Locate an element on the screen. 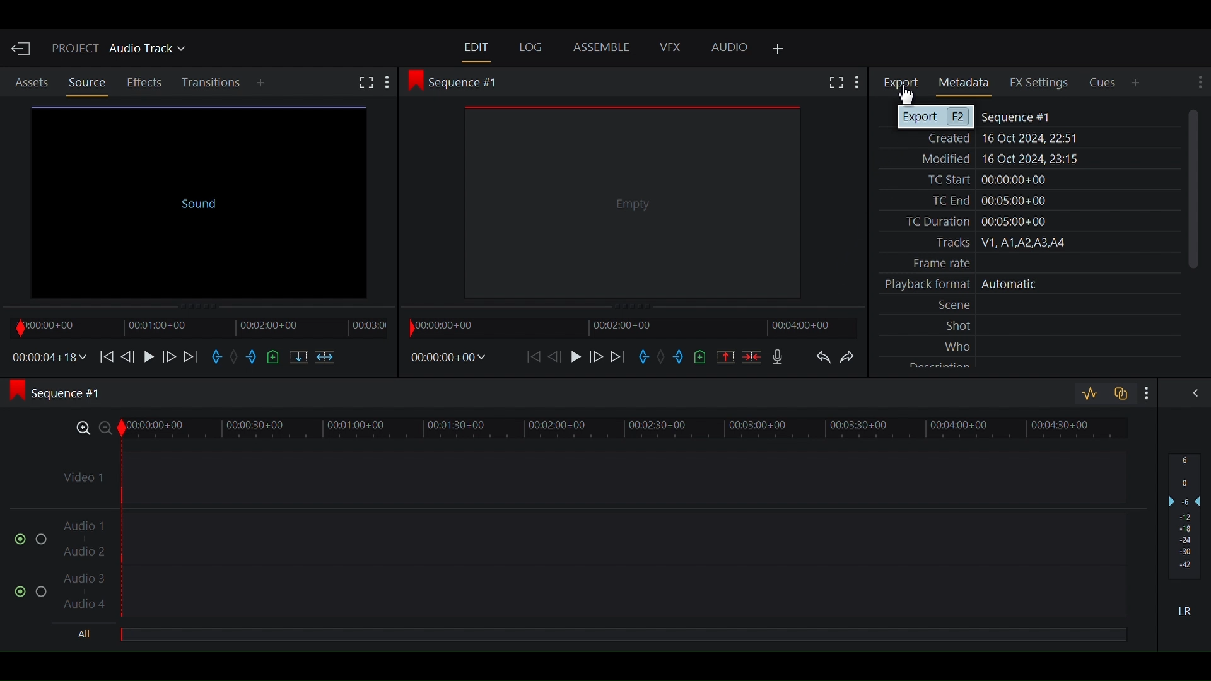 The height and width of the screenshot is (681, 1211). Record voice over is located at coordinates (778, 356).